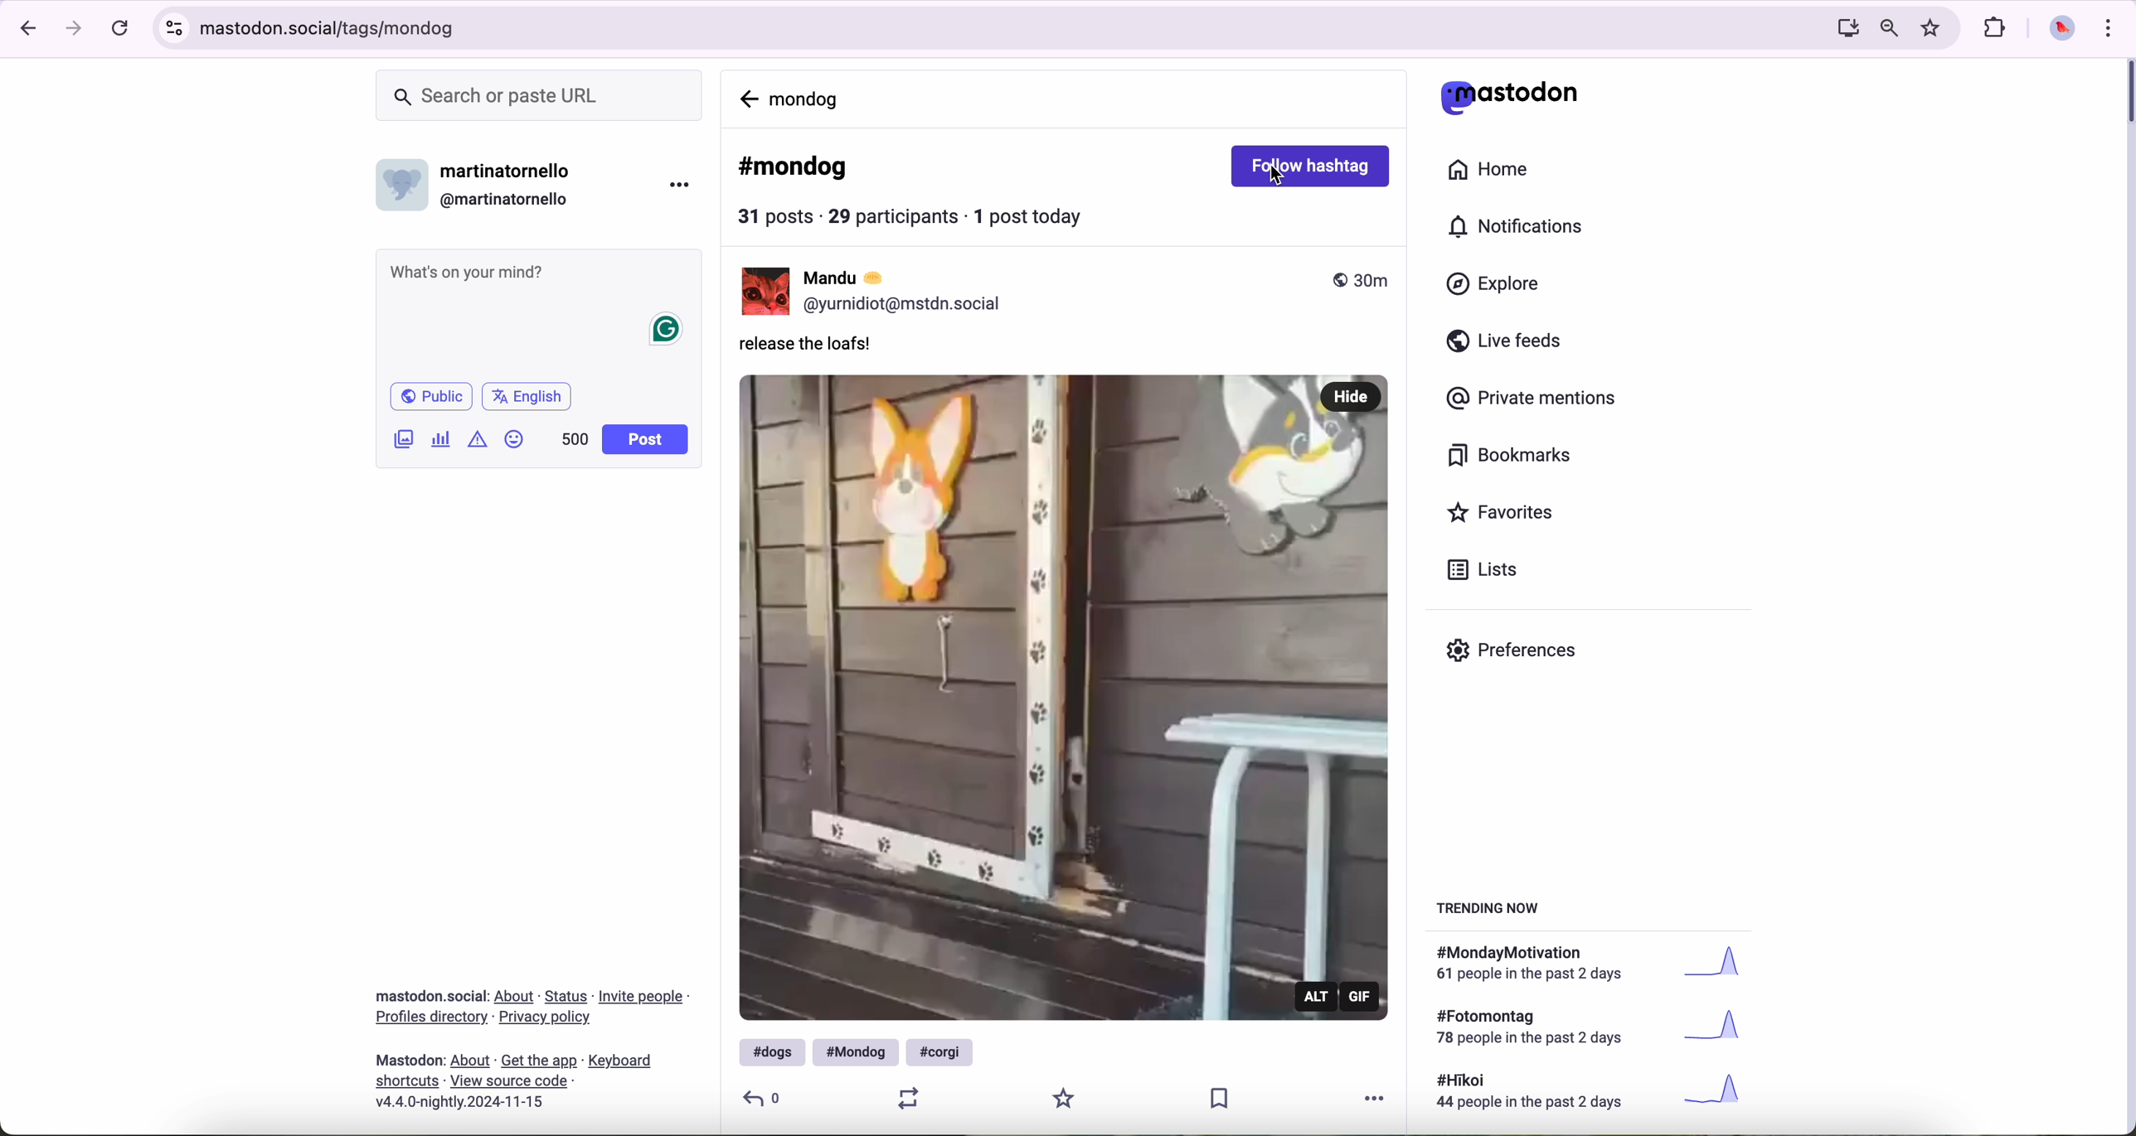 The height and width of the screenshot is (1136, 2136). Describe the element at coordinates (1493, 911) in the screenshot. I see `trending` at that location.